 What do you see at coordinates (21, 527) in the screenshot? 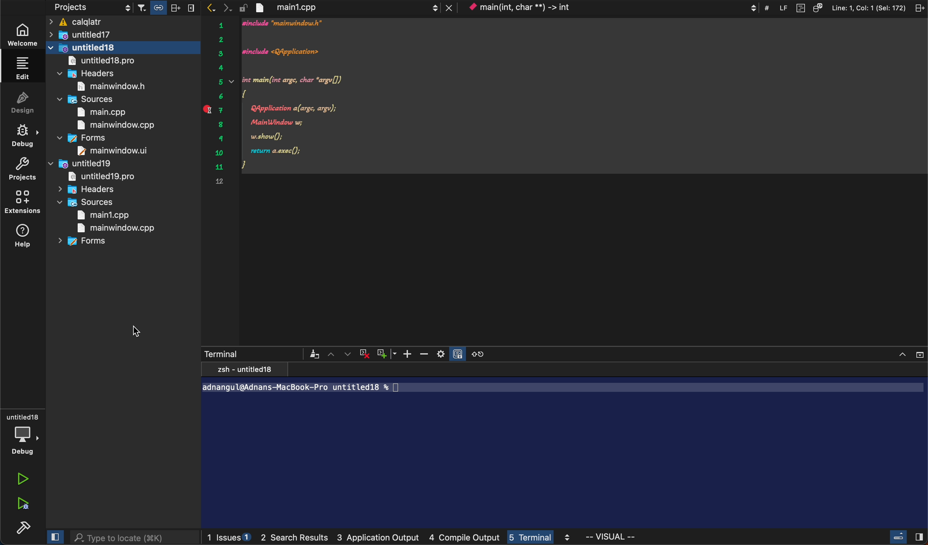
I see `build` at bounding box center [21, 527].